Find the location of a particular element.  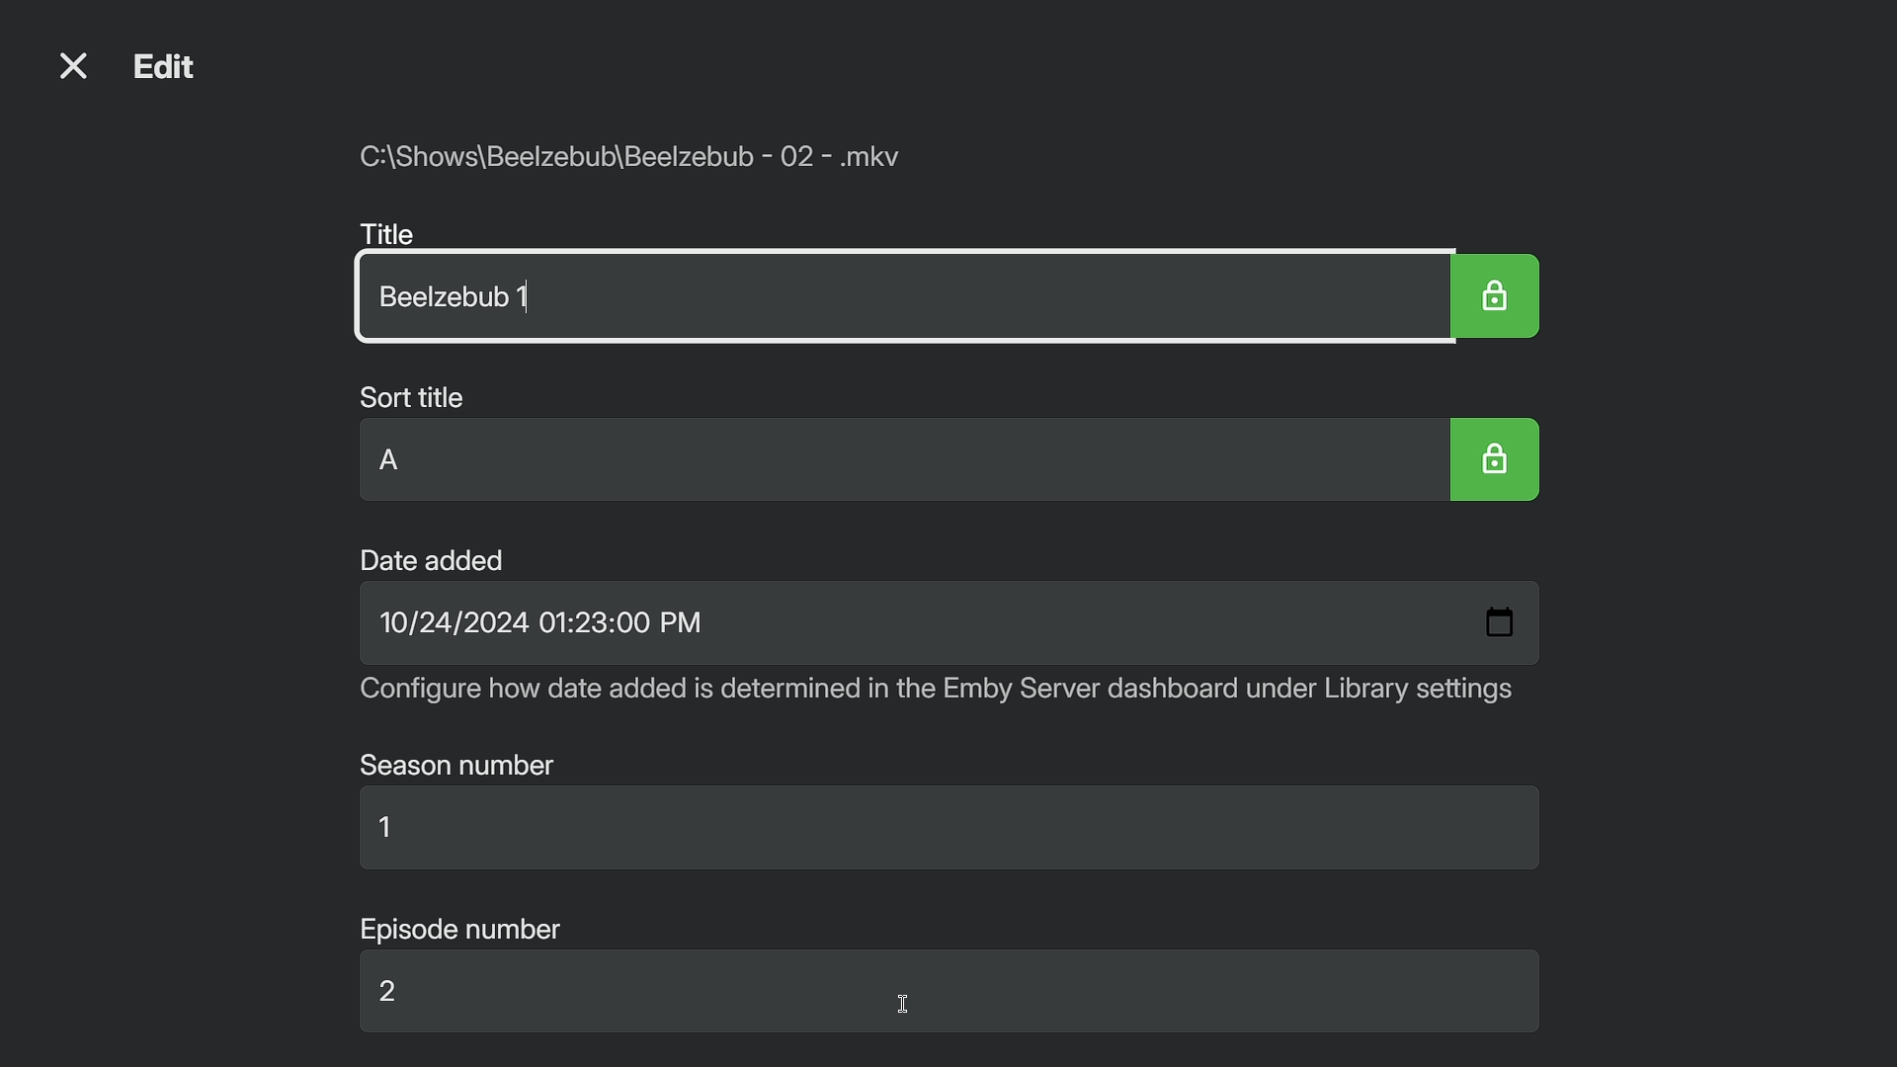

Episode number  is located at coordinates (463, 925).